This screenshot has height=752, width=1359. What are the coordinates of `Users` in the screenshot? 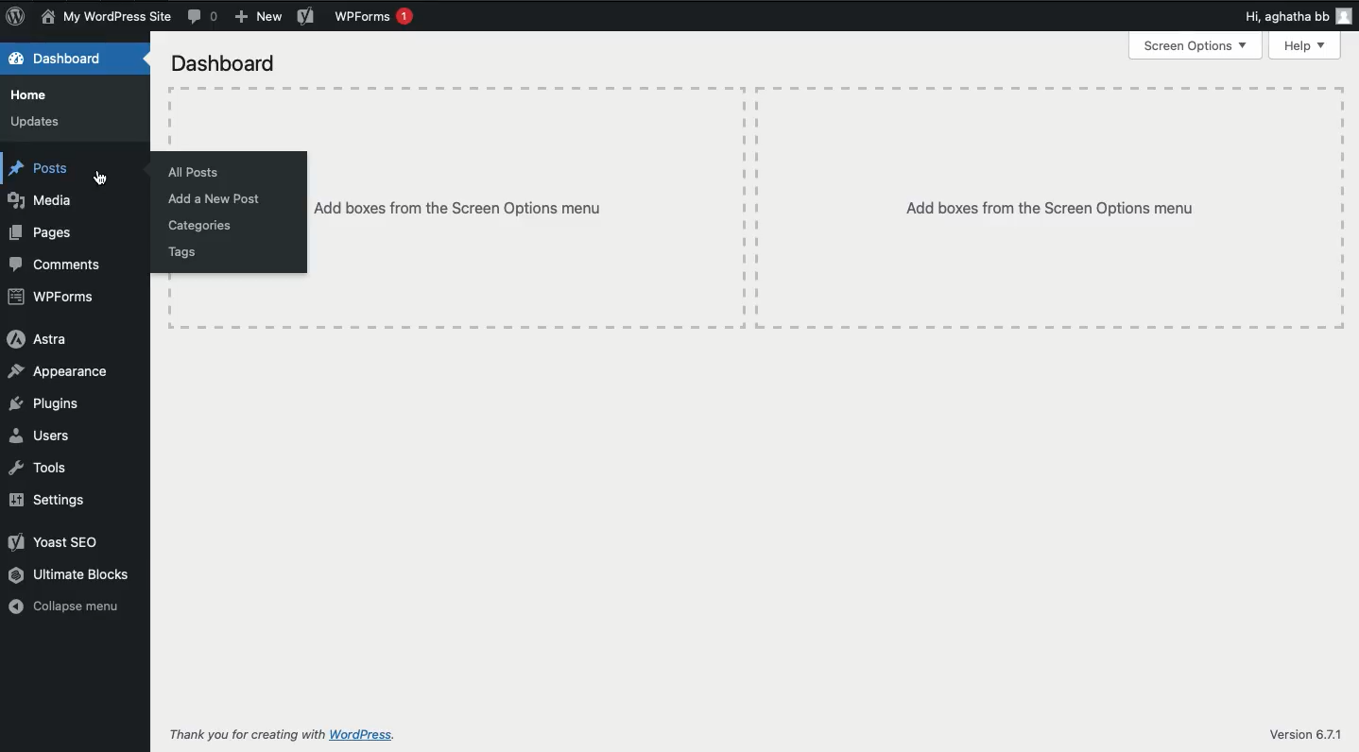 It's located at (43, 436).